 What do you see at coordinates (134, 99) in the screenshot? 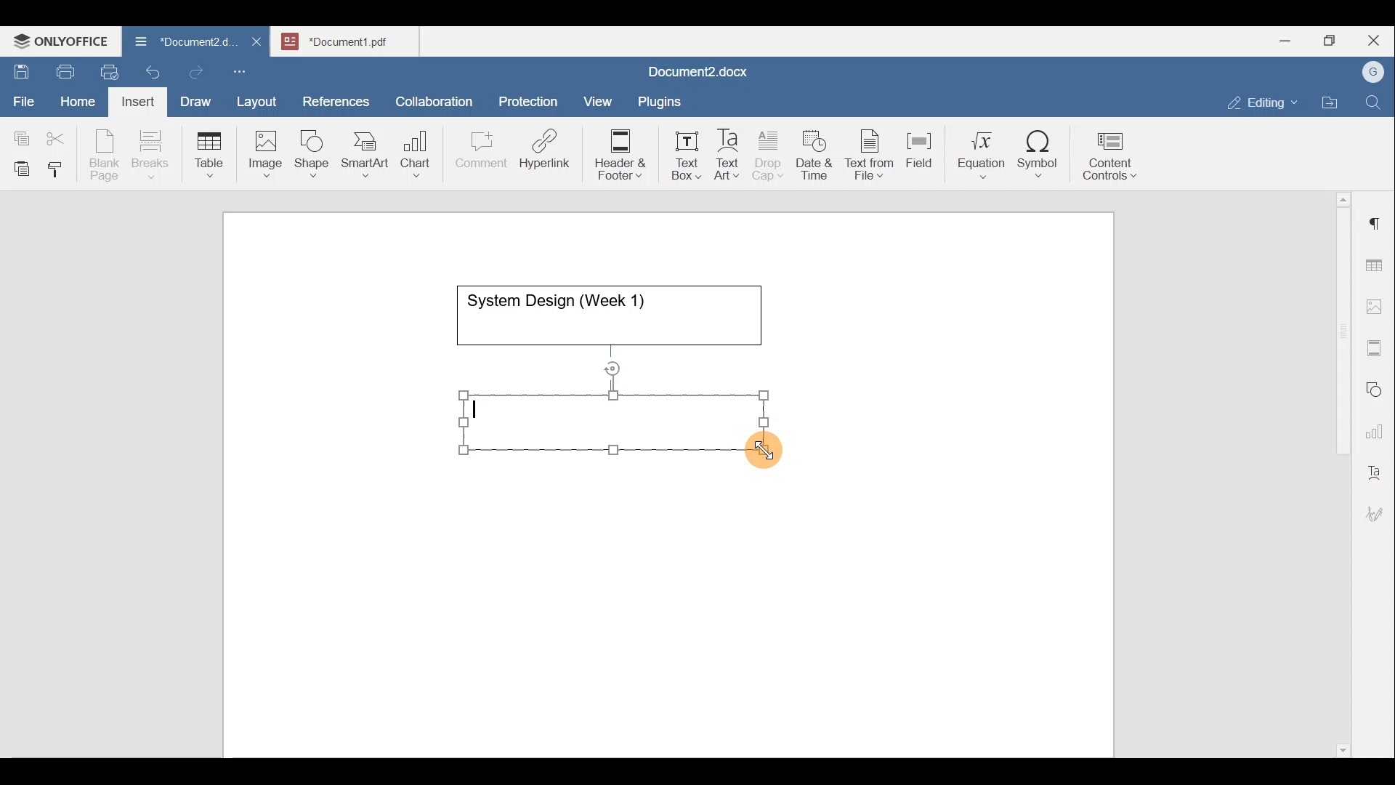
I see `Insert` at bounding box center [134, 99].